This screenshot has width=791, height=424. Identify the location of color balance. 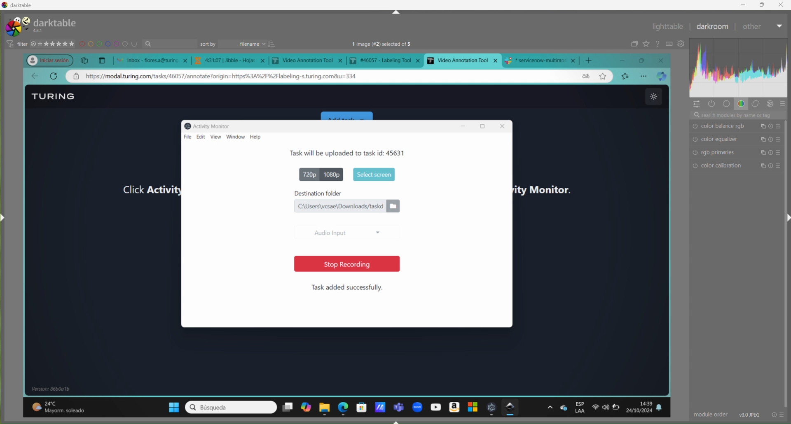
(741, 127).